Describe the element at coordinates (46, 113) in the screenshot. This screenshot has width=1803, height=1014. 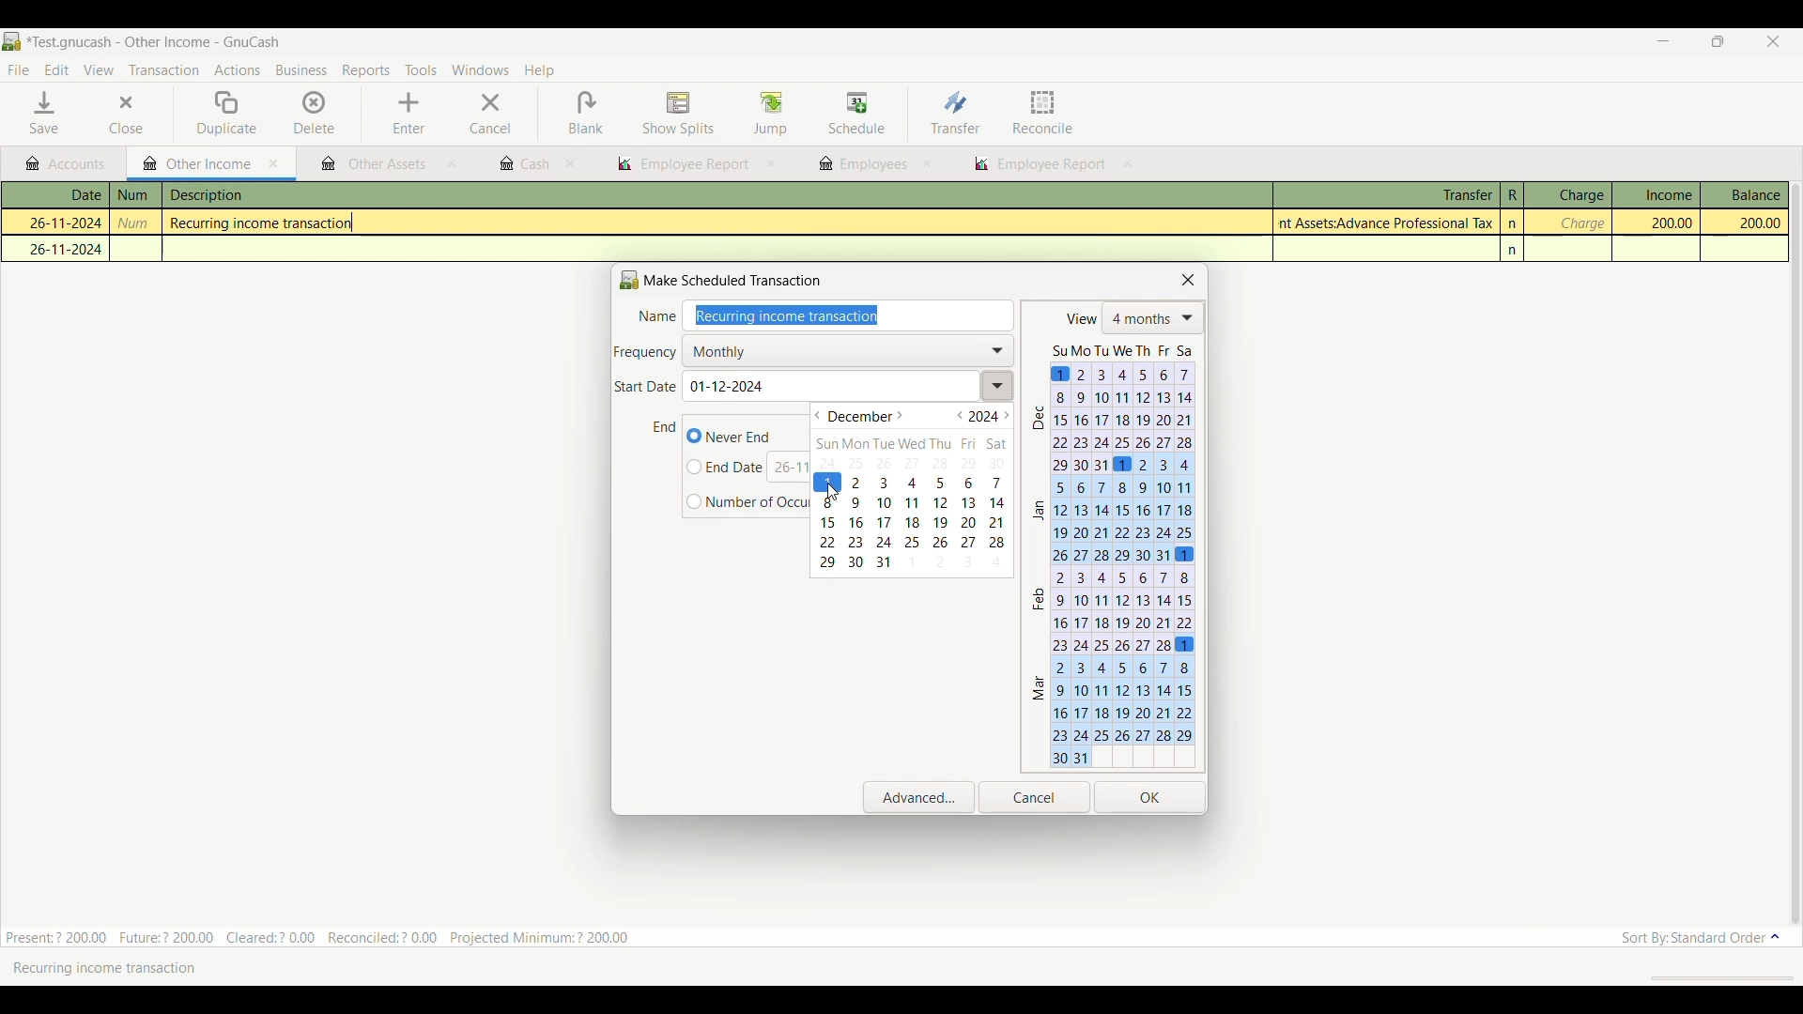
I see `Save menu` at that location.